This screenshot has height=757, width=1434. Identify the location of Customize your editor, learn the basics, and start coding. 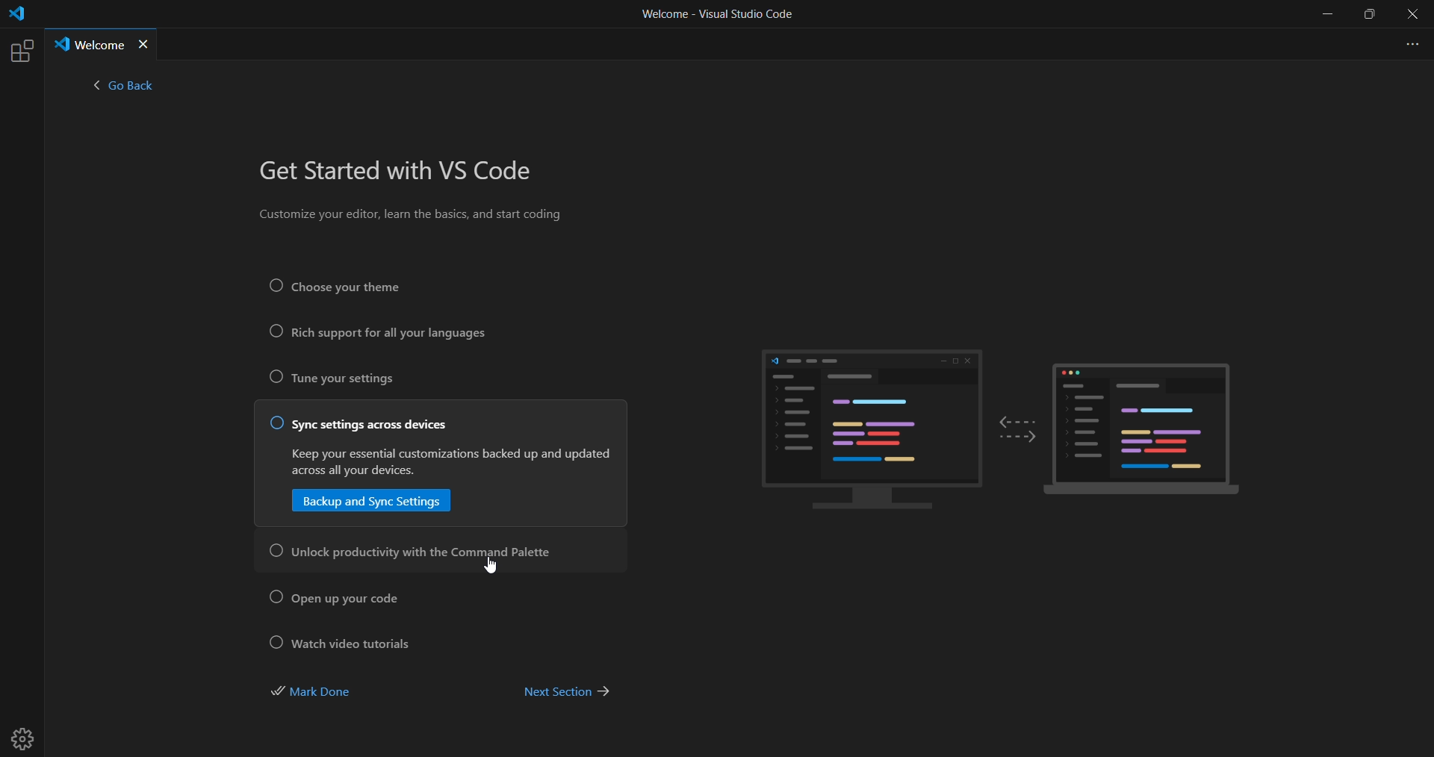
(414, 217).